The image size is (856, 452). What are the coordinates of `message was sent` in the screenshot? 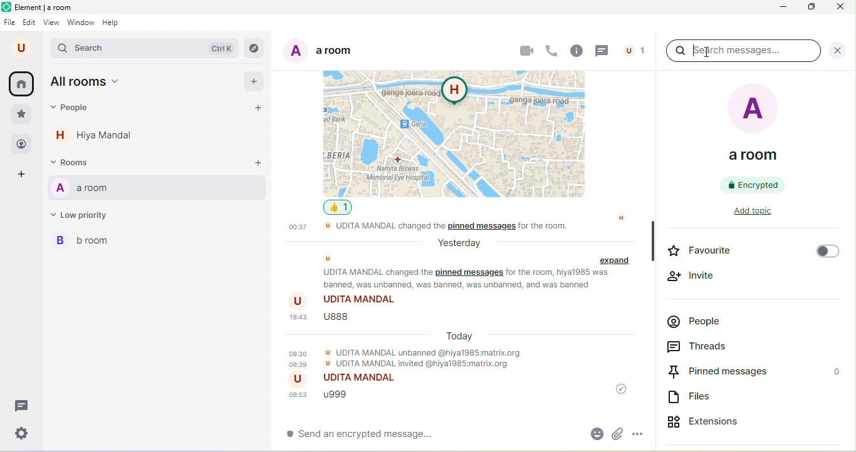 It's located at (618, 389).